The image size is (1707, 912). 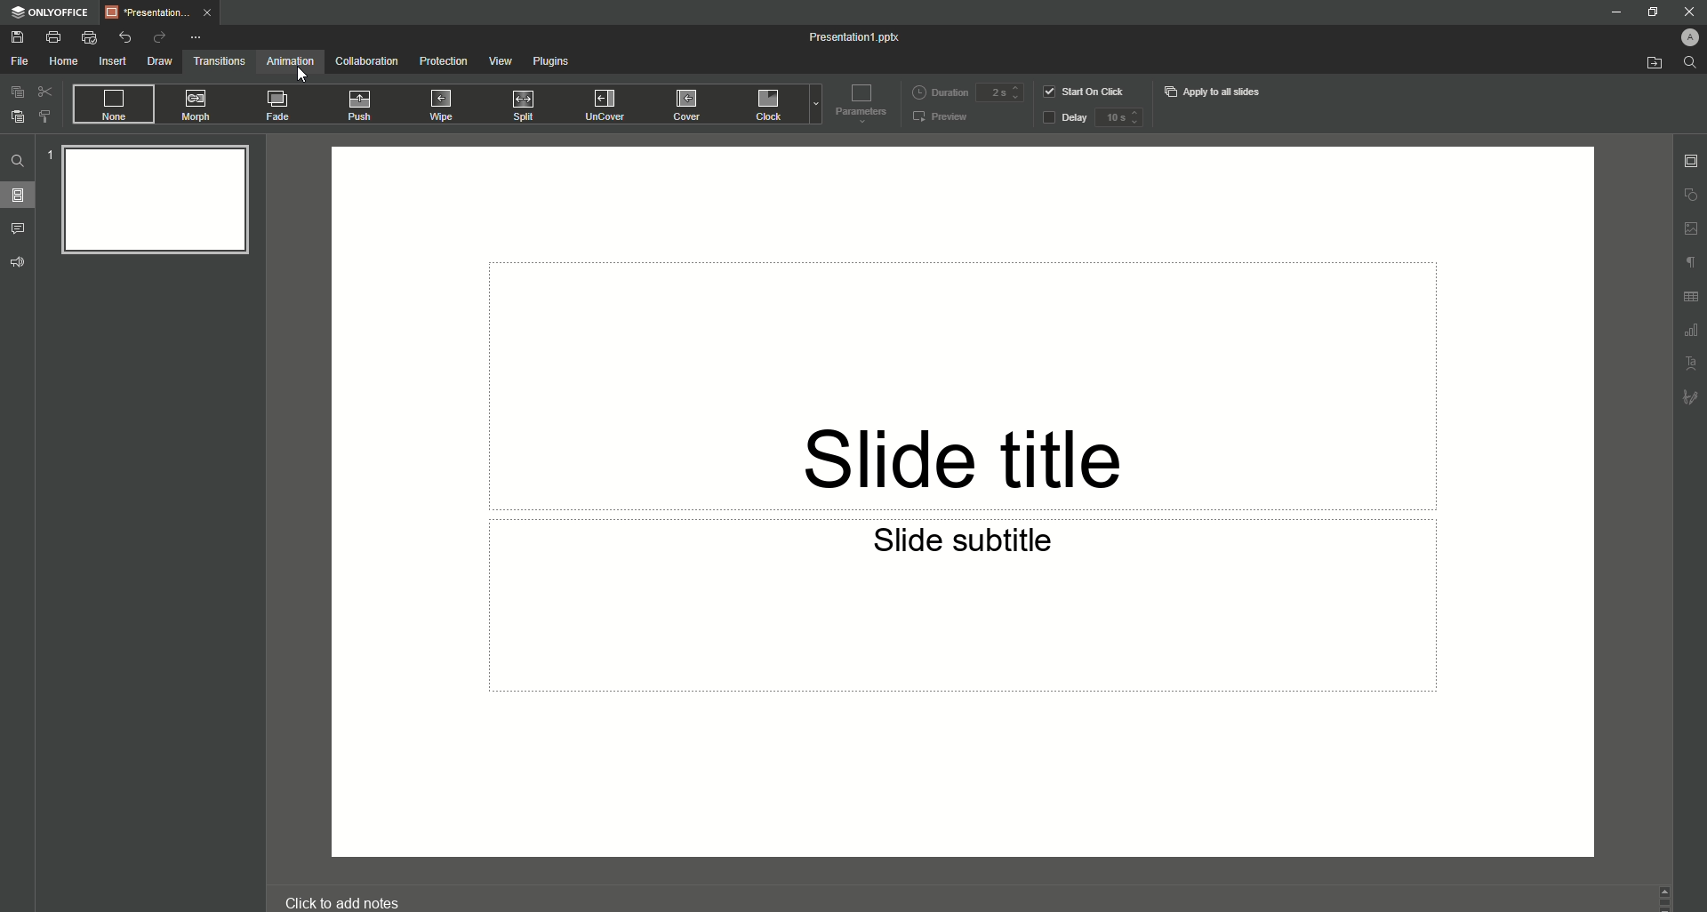 What do you see at coordinates (441, 105) in the screenshot?
I see `Wipe` at bounding box center [441, 105].